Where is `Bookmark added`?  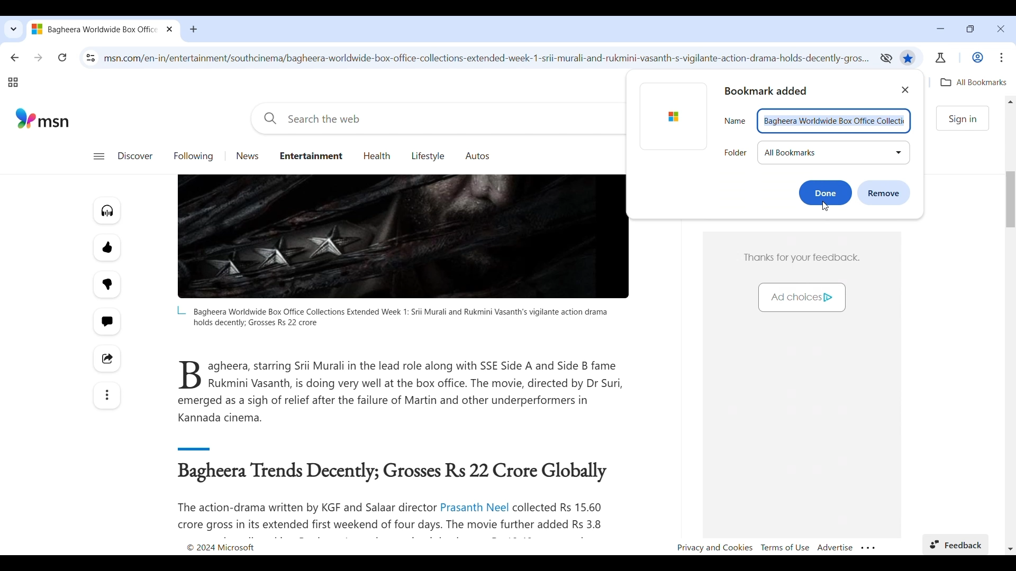
Bookmark added is located at coordinates (773, 90).